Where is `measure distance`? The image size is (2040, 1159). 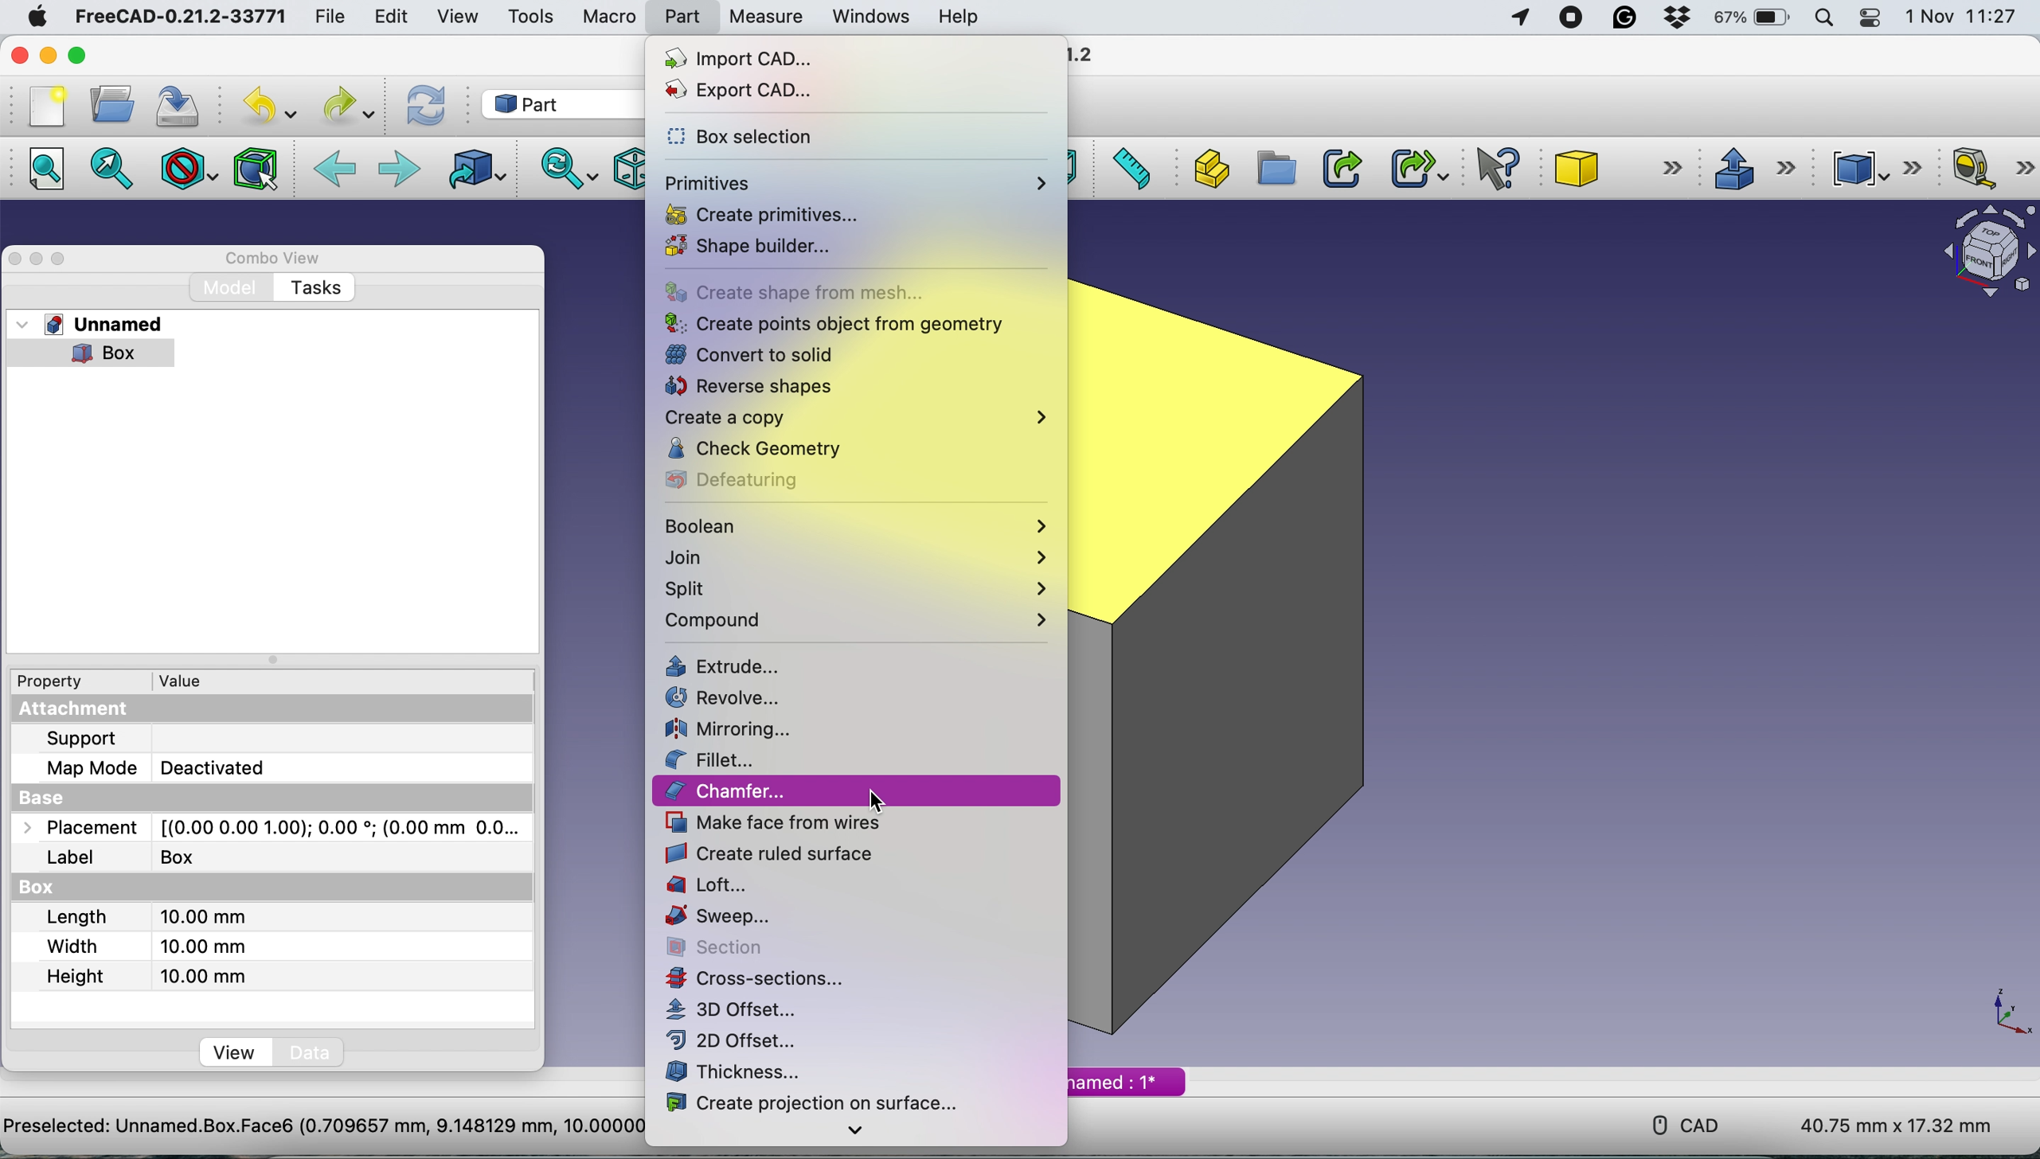 measure distance is located at coordinates (1132, 169).